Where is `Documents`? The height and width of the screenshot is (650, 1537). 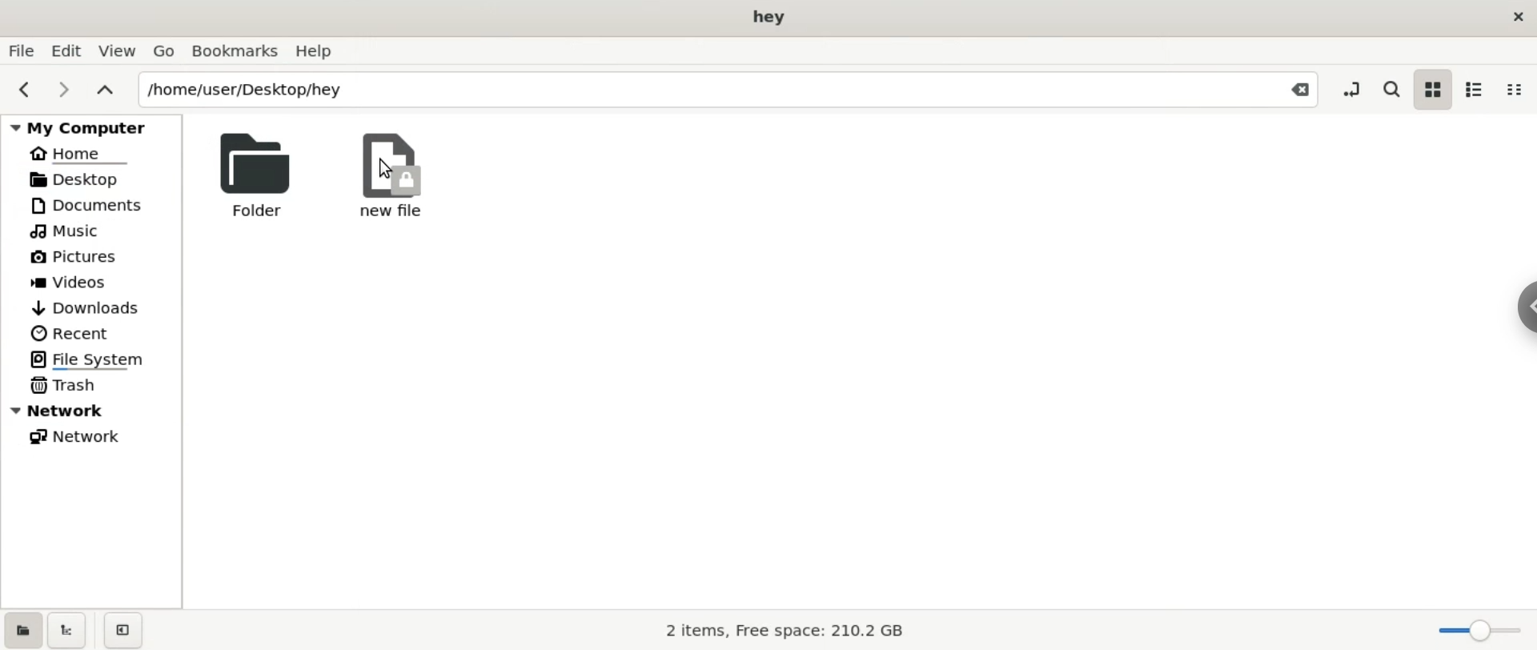
Documents is located at coordinates (94, 205).